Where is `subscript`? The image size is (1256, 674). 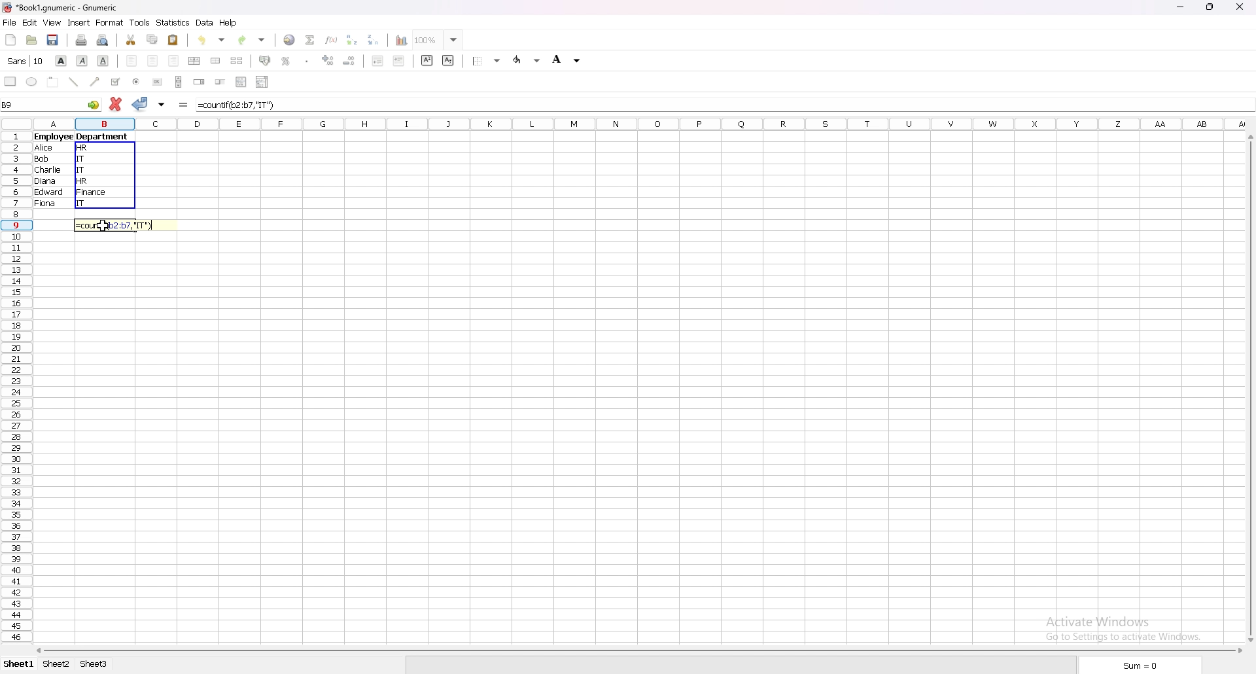 subscript is located at coordinates (448, 60).